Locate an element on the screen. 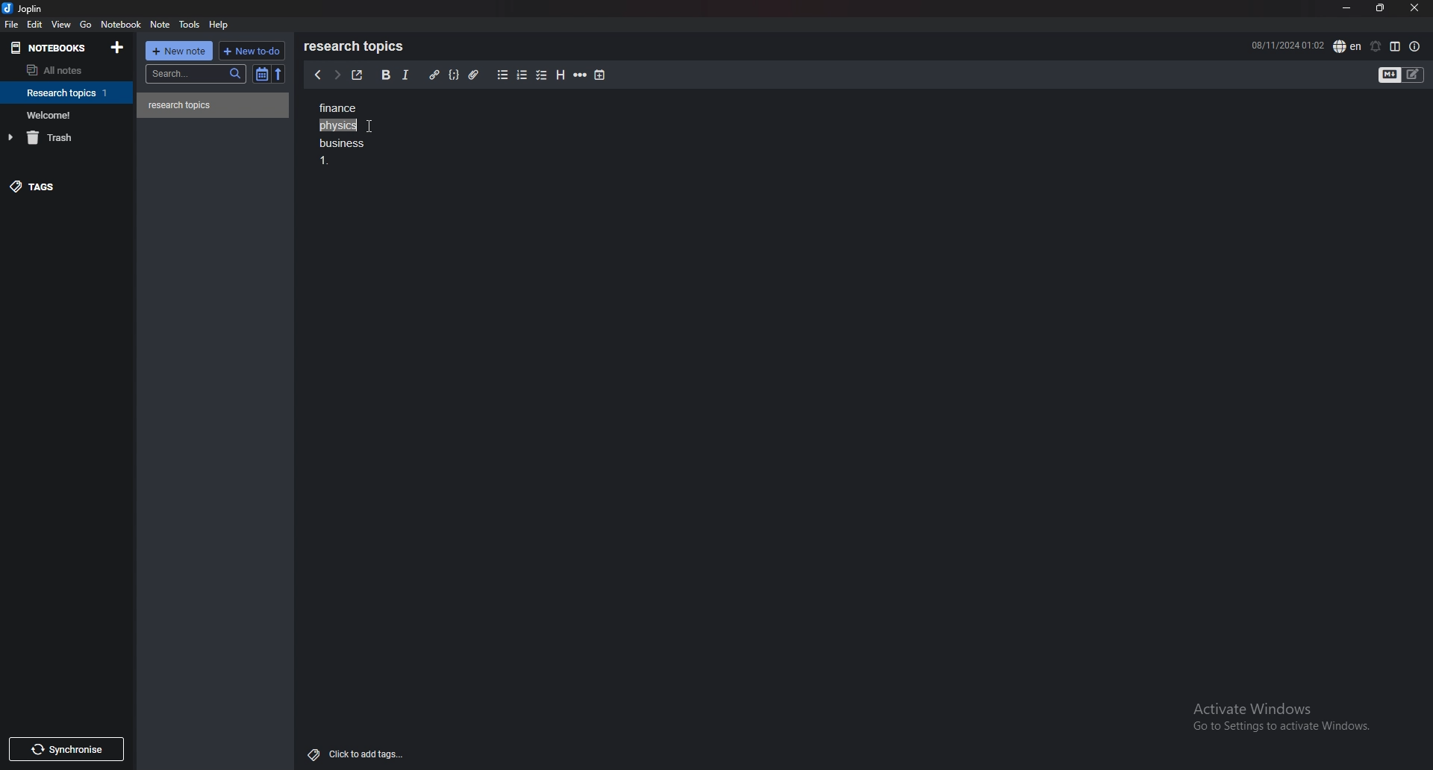  research topics is located at coordinates (357, 46).